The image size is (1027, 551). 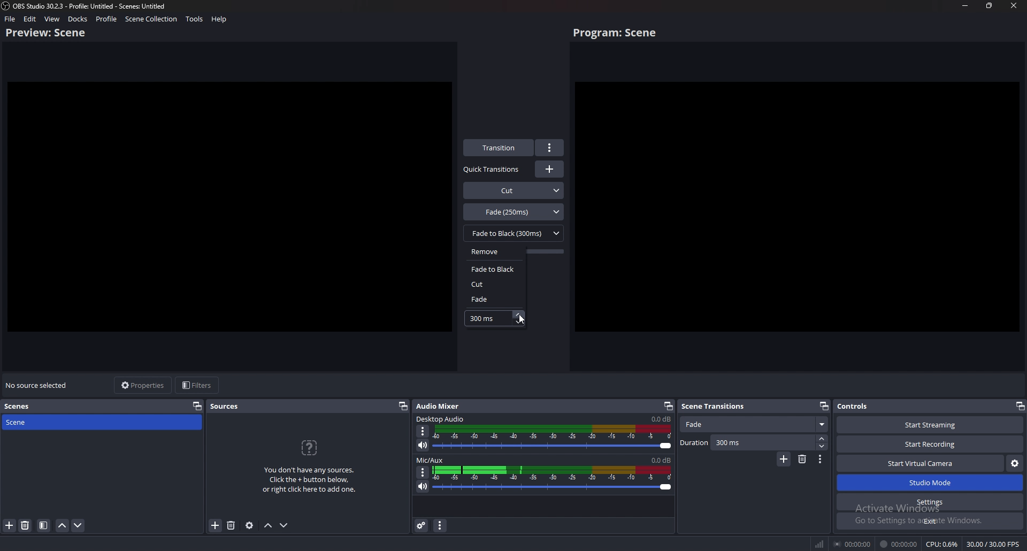 What do you see at coordinates (11, 19) in the screenshot?
I see `file` at bounding box center [11, 19].